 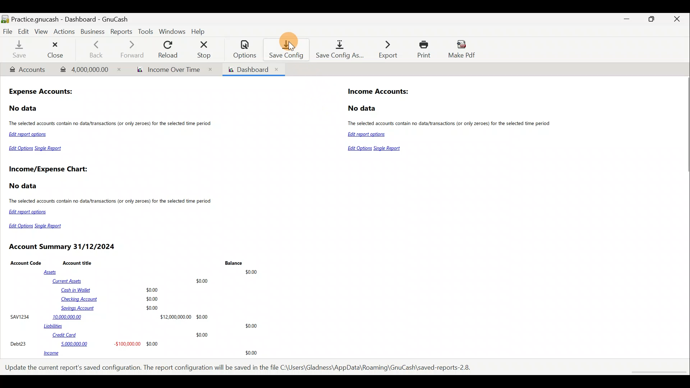 I want to click on Edit, so click(x=23, y=31).